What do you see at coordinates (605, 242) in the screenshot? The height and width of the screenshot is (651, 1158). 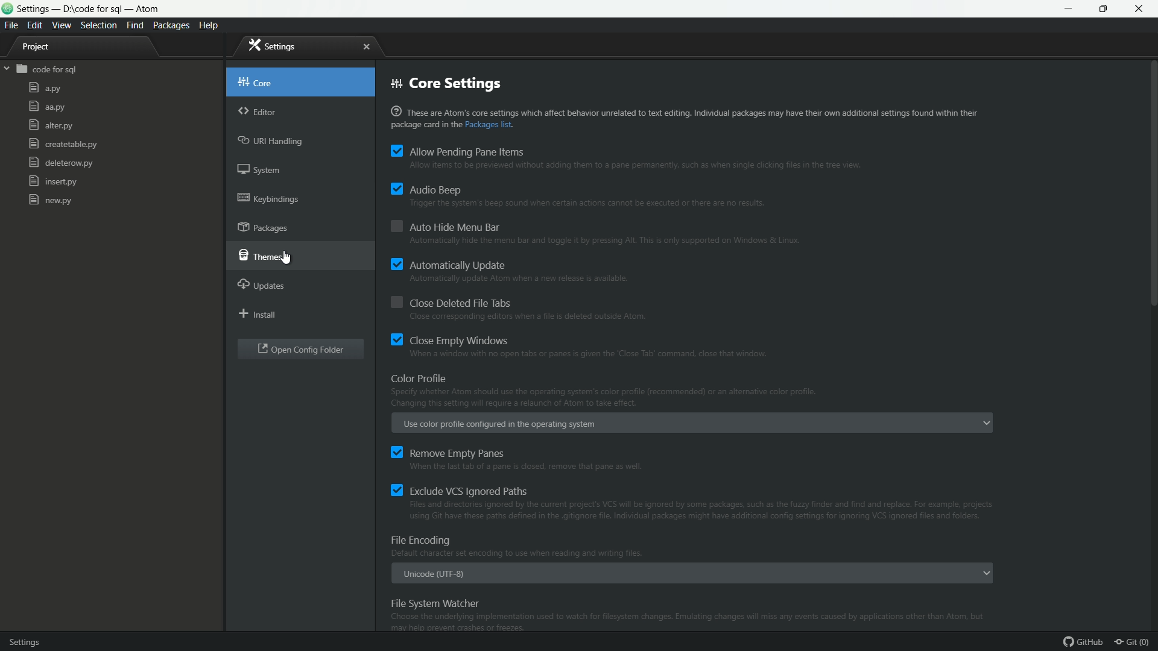 I see `automatically hide the menu bar and toggle it by pressing alt, this is only supported on windows & linux` at bounding box center [605, 242].